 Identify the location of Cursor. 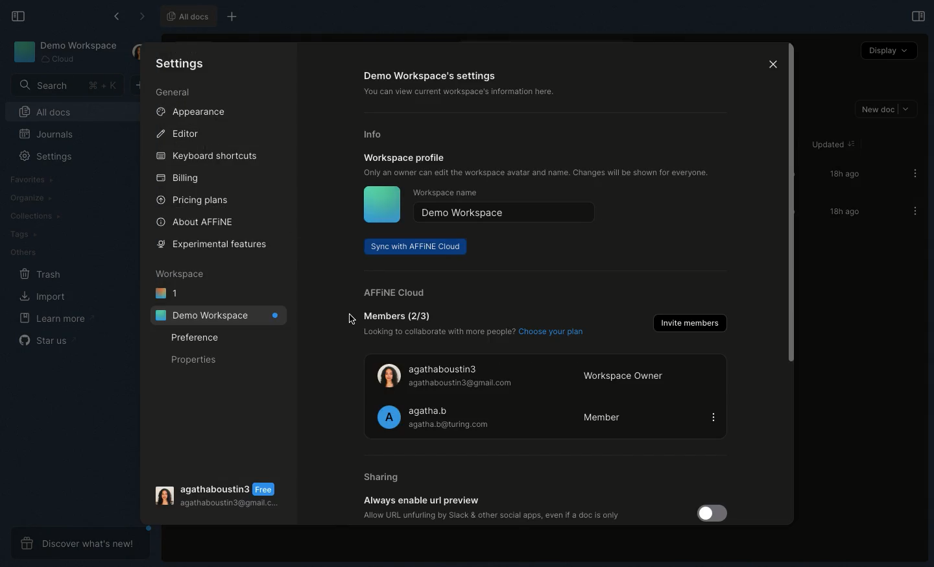
(352, 320).